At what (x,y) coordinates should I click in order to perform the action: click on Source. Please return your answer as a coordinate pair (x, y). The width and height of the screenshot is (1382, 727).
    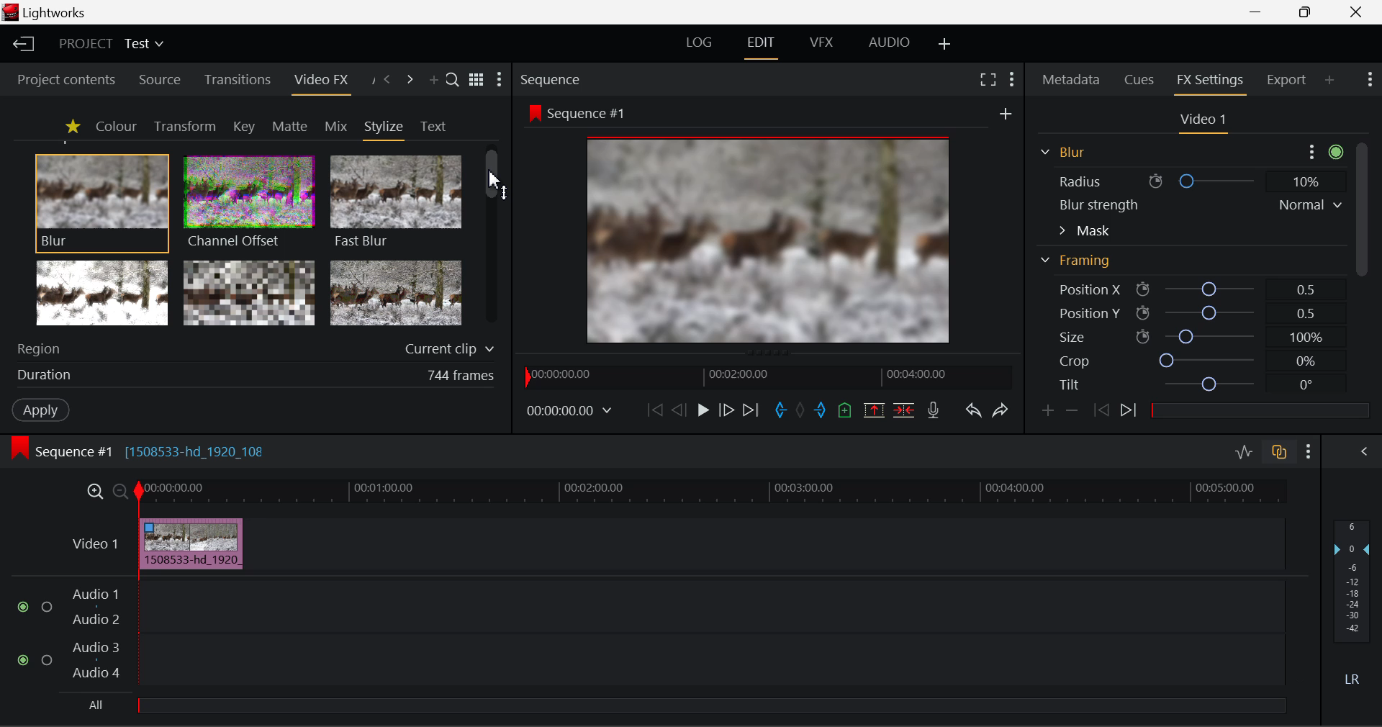
    Looking at the image, I should click on (157, 78).